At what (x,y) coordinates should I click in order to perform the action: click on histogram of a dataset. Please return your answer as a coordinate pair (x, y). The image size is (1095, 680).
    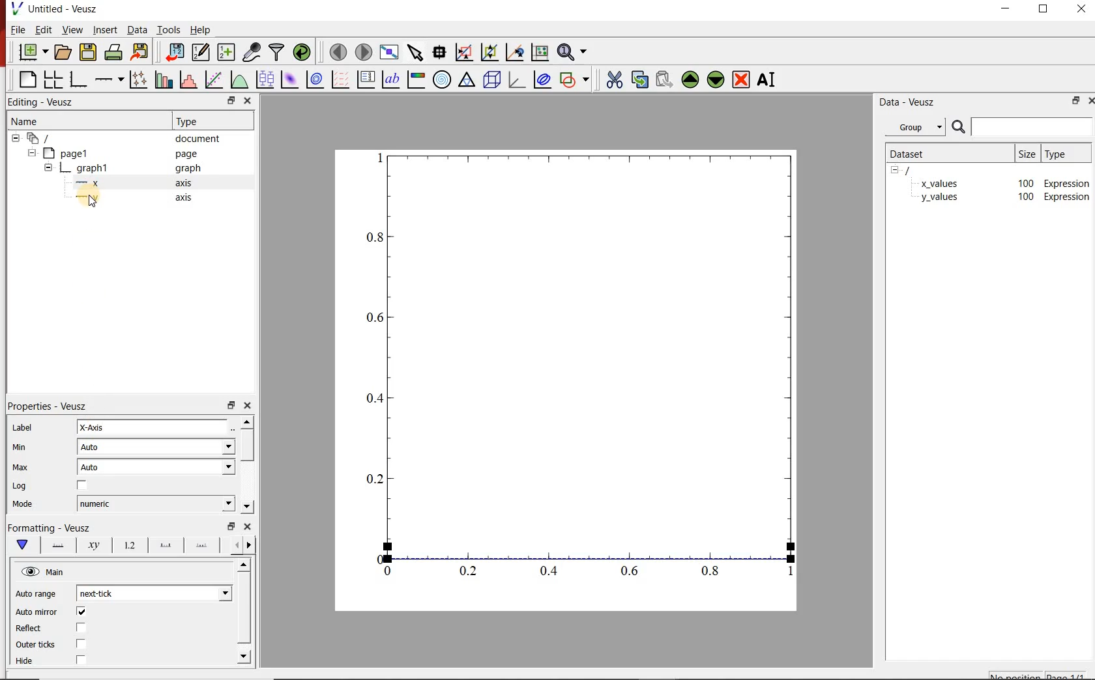
    Looking at the image, I should click on (189, 80).